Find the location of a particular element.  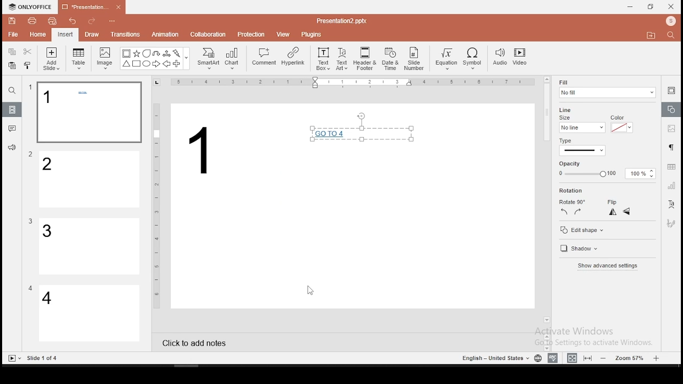

Bordered Box is located at coordinates (126, 53).